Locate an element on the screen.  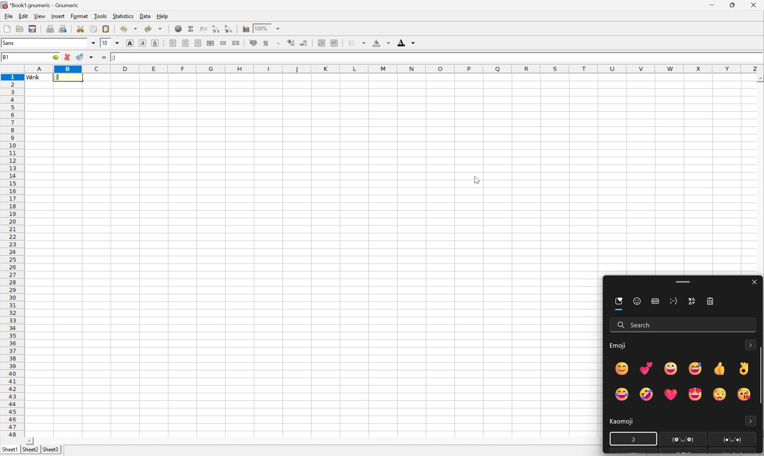
sheet2 is located at coordinates (29, 450).